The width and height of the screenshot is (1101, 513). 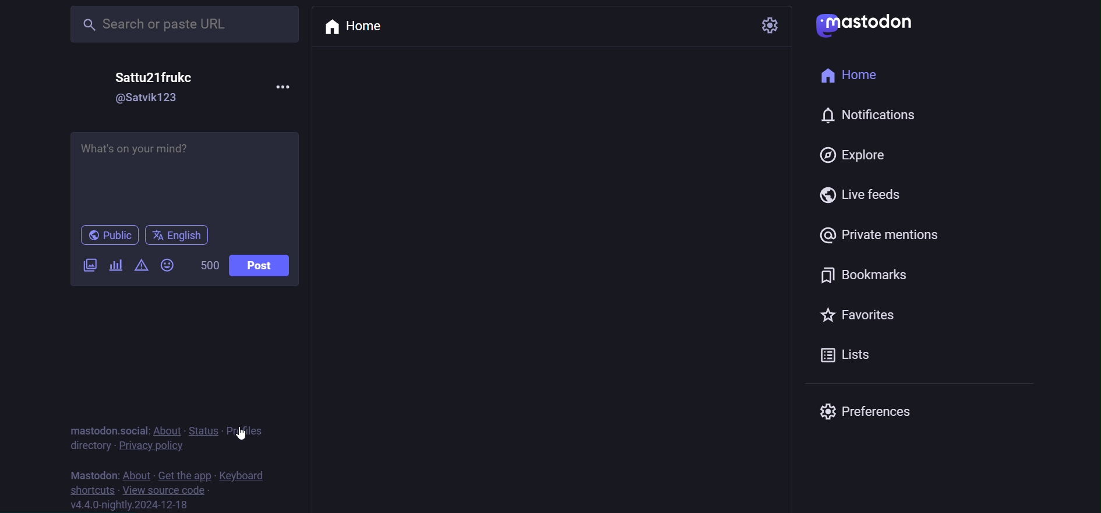 I want to click on keyboard, so click(x=244, y=476).